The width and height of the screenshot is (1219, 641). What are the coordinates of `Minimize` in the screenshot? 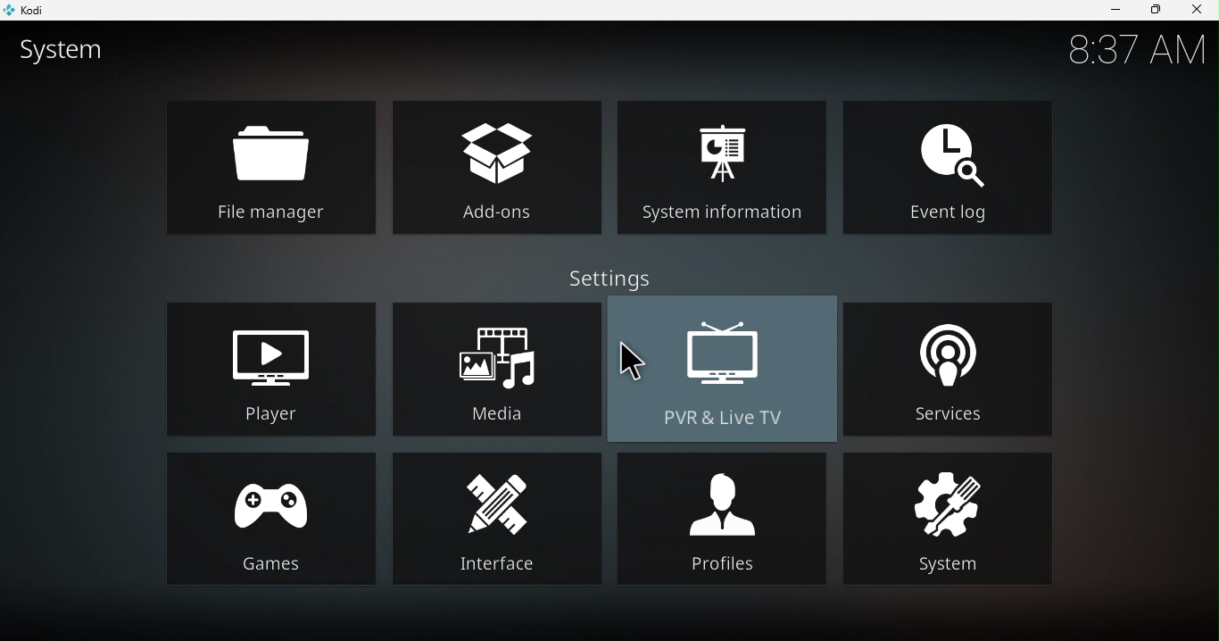 It's located at (1115, 12).